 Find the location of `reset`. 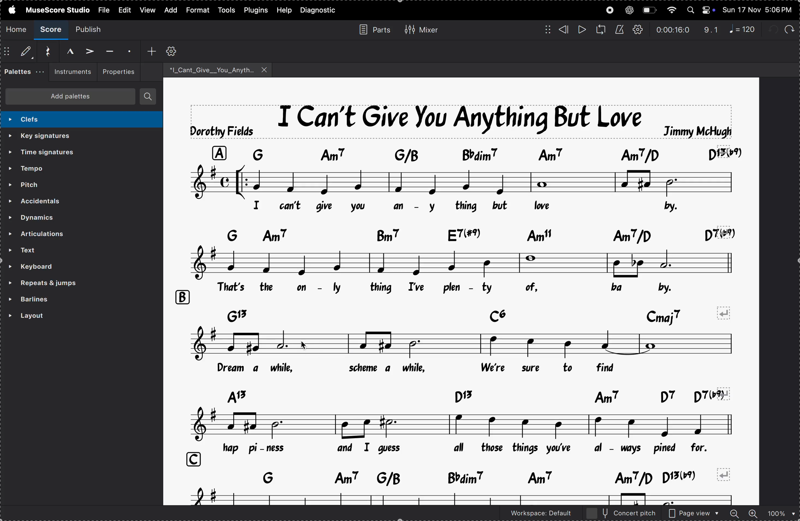

reset is located at coordinates (45, 51).